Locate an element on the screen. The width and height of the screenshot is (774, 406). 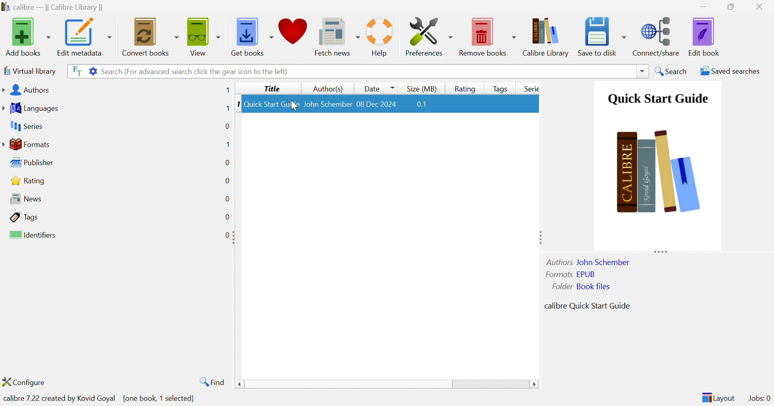
Series is located at coordinates (26, 126).